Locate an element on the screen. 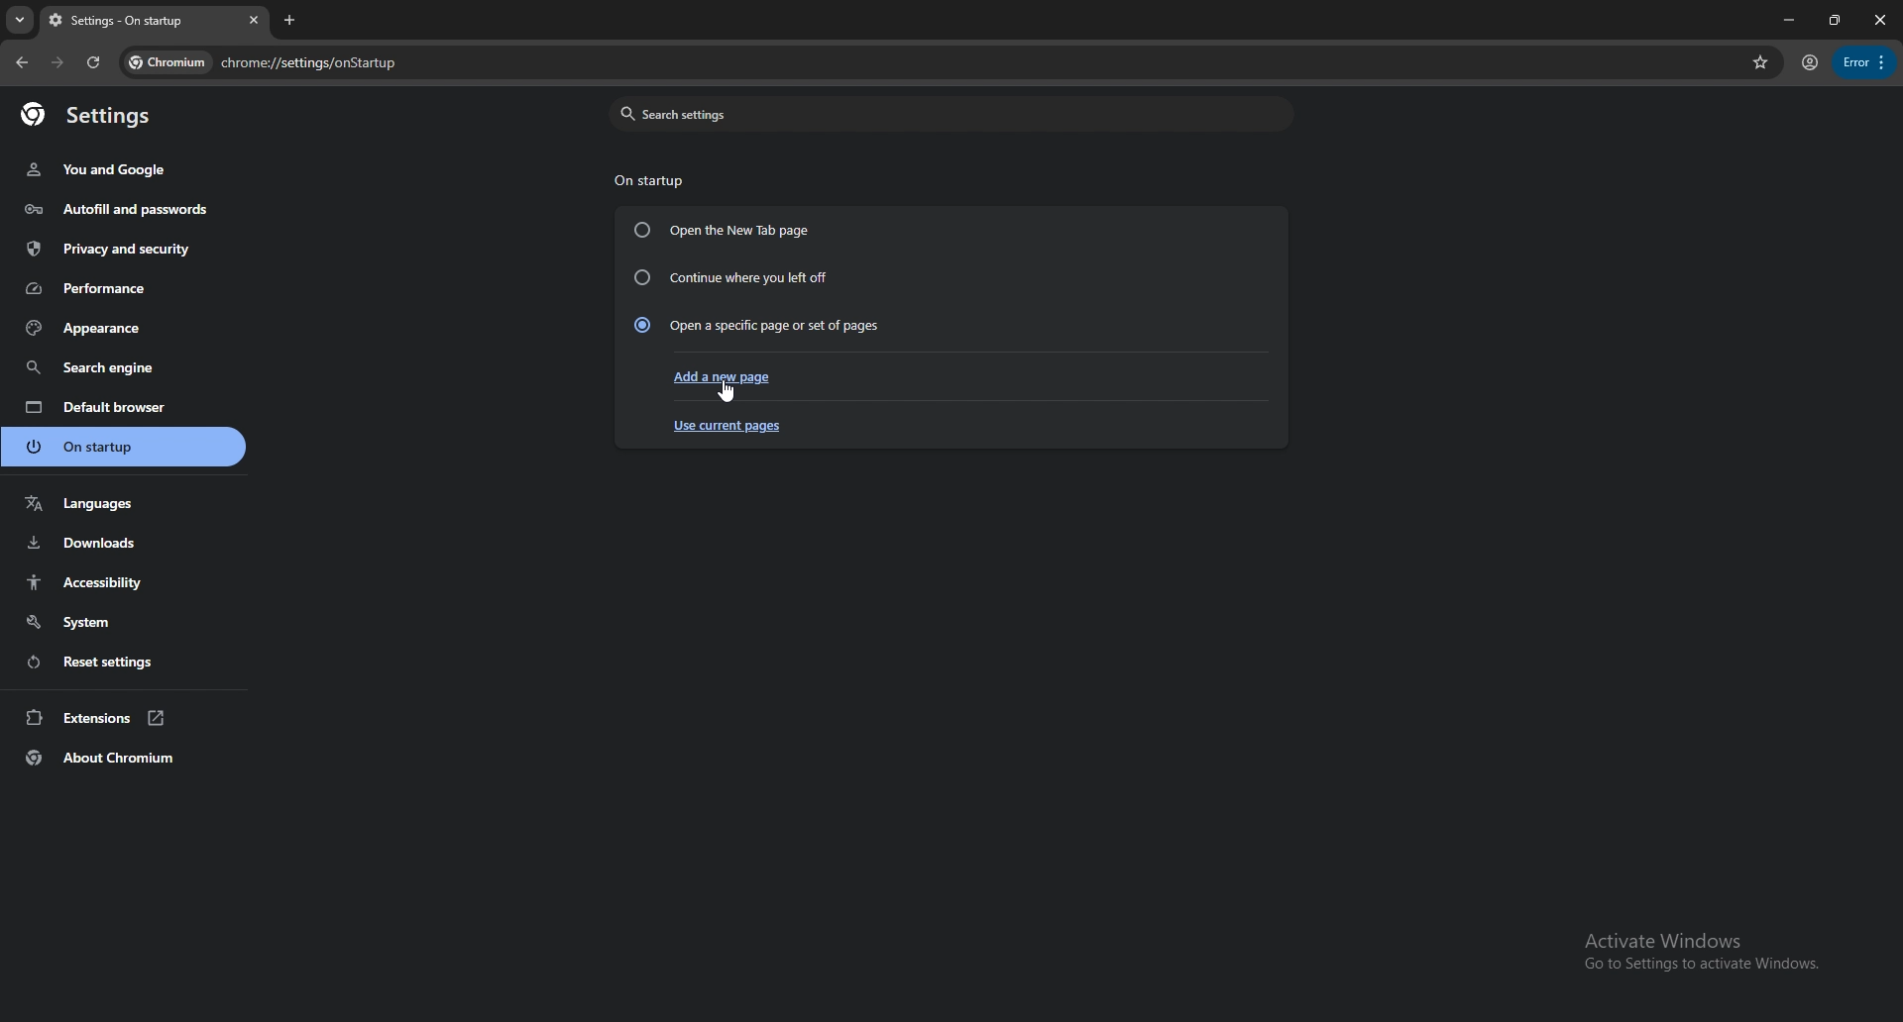  tab is located at coordinates (136, 22).